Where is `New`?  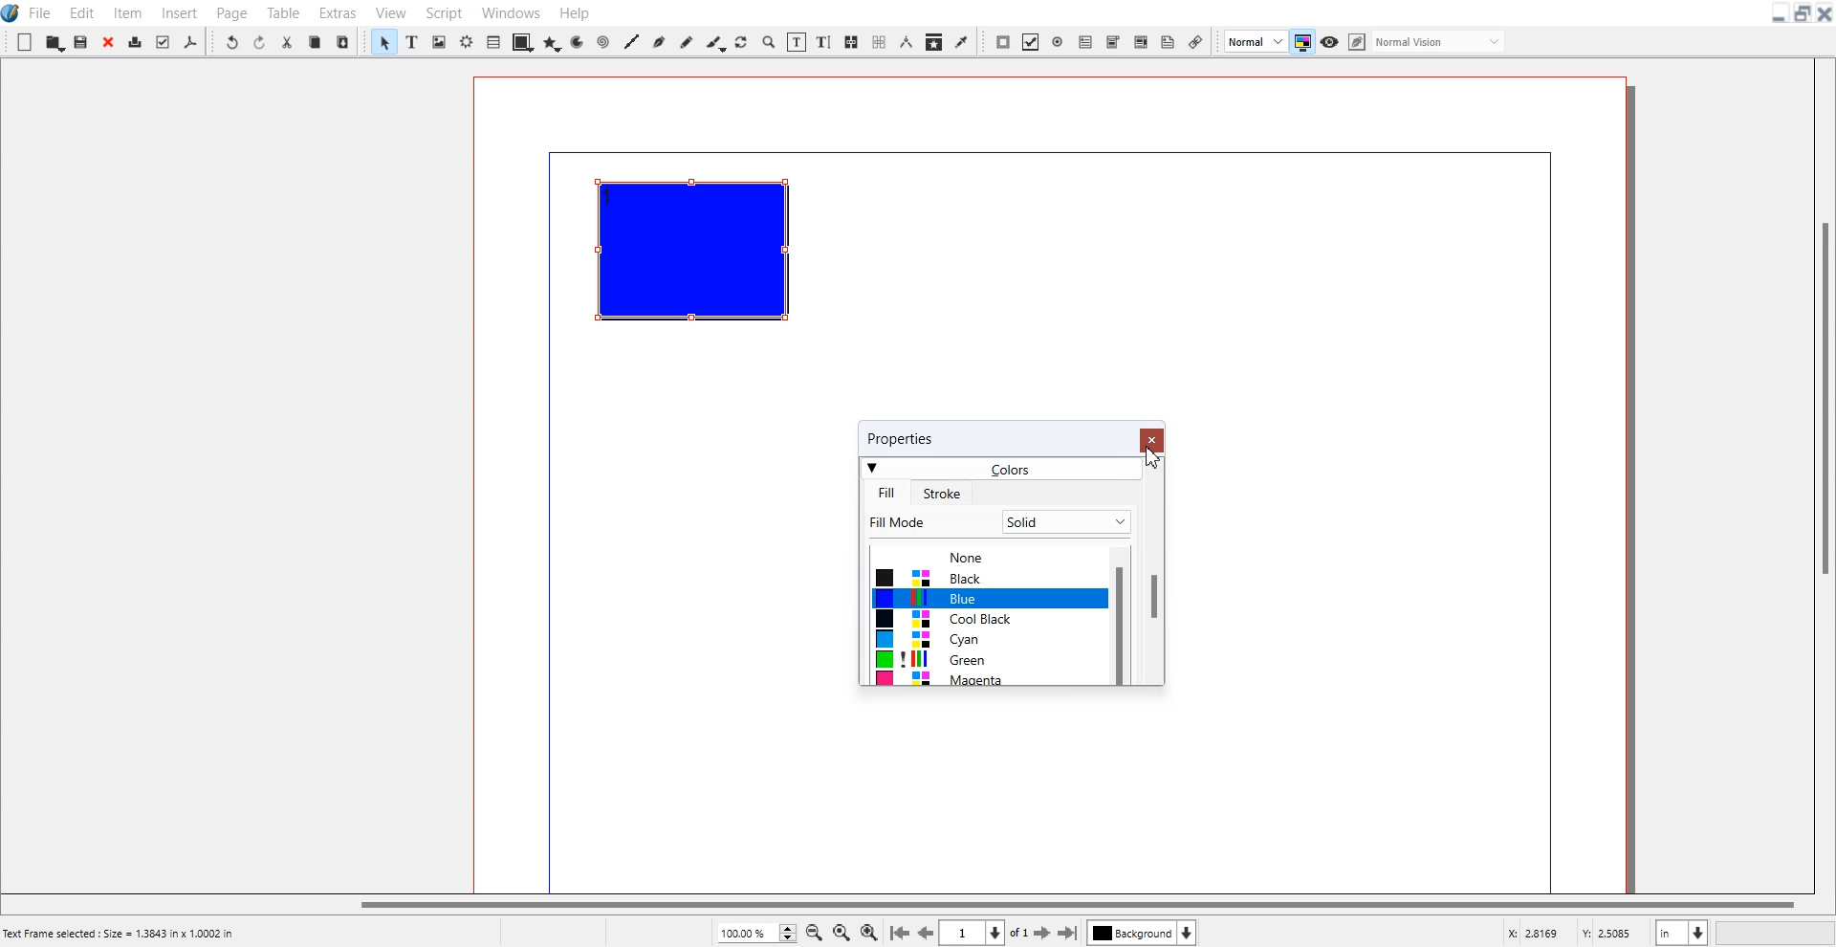
New is located at coordinates (24, 42).